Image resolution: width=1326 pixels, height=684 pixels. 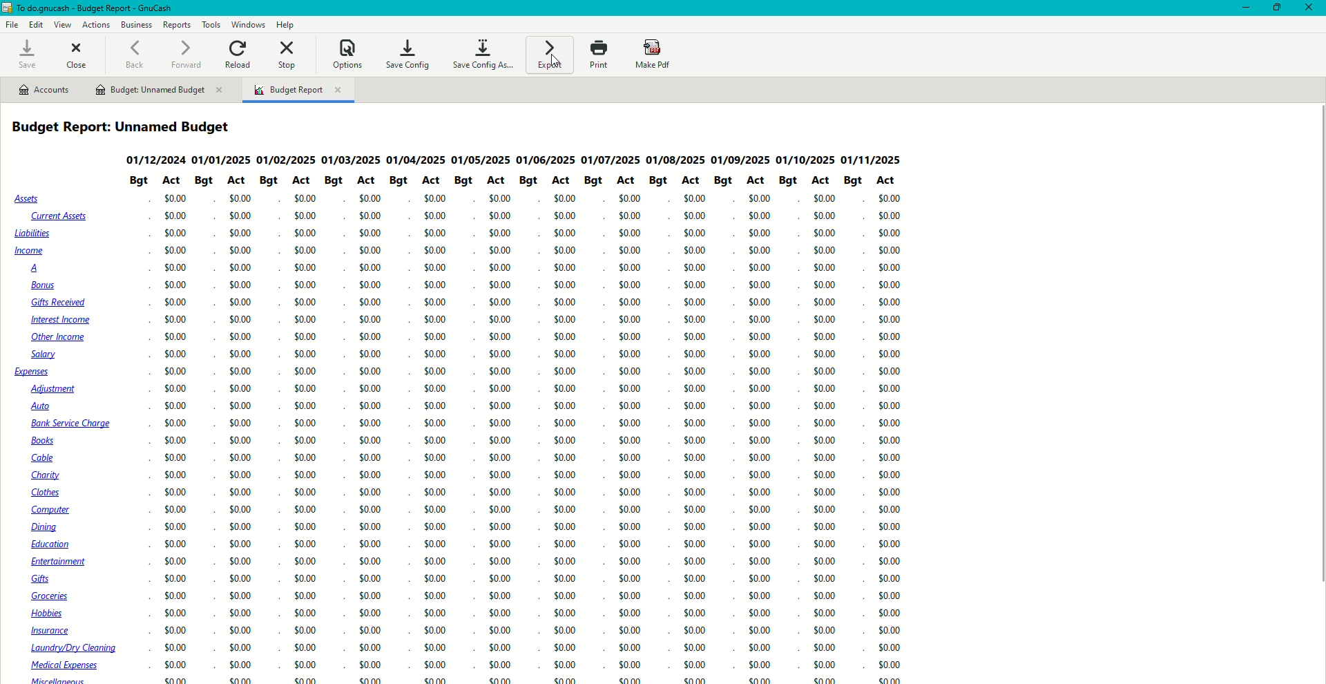 What do you see at coordinates (439, 302) in the screenshot?
I see `$0.00` at bounding box center [439, 302].